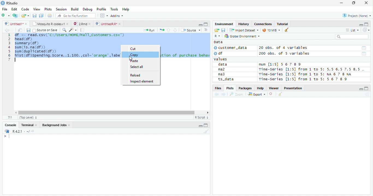 The image size is (373, 196). I want to click on Time-Series [1:5] from 1 to 5: 56 7 8 9, so click(304, 79).